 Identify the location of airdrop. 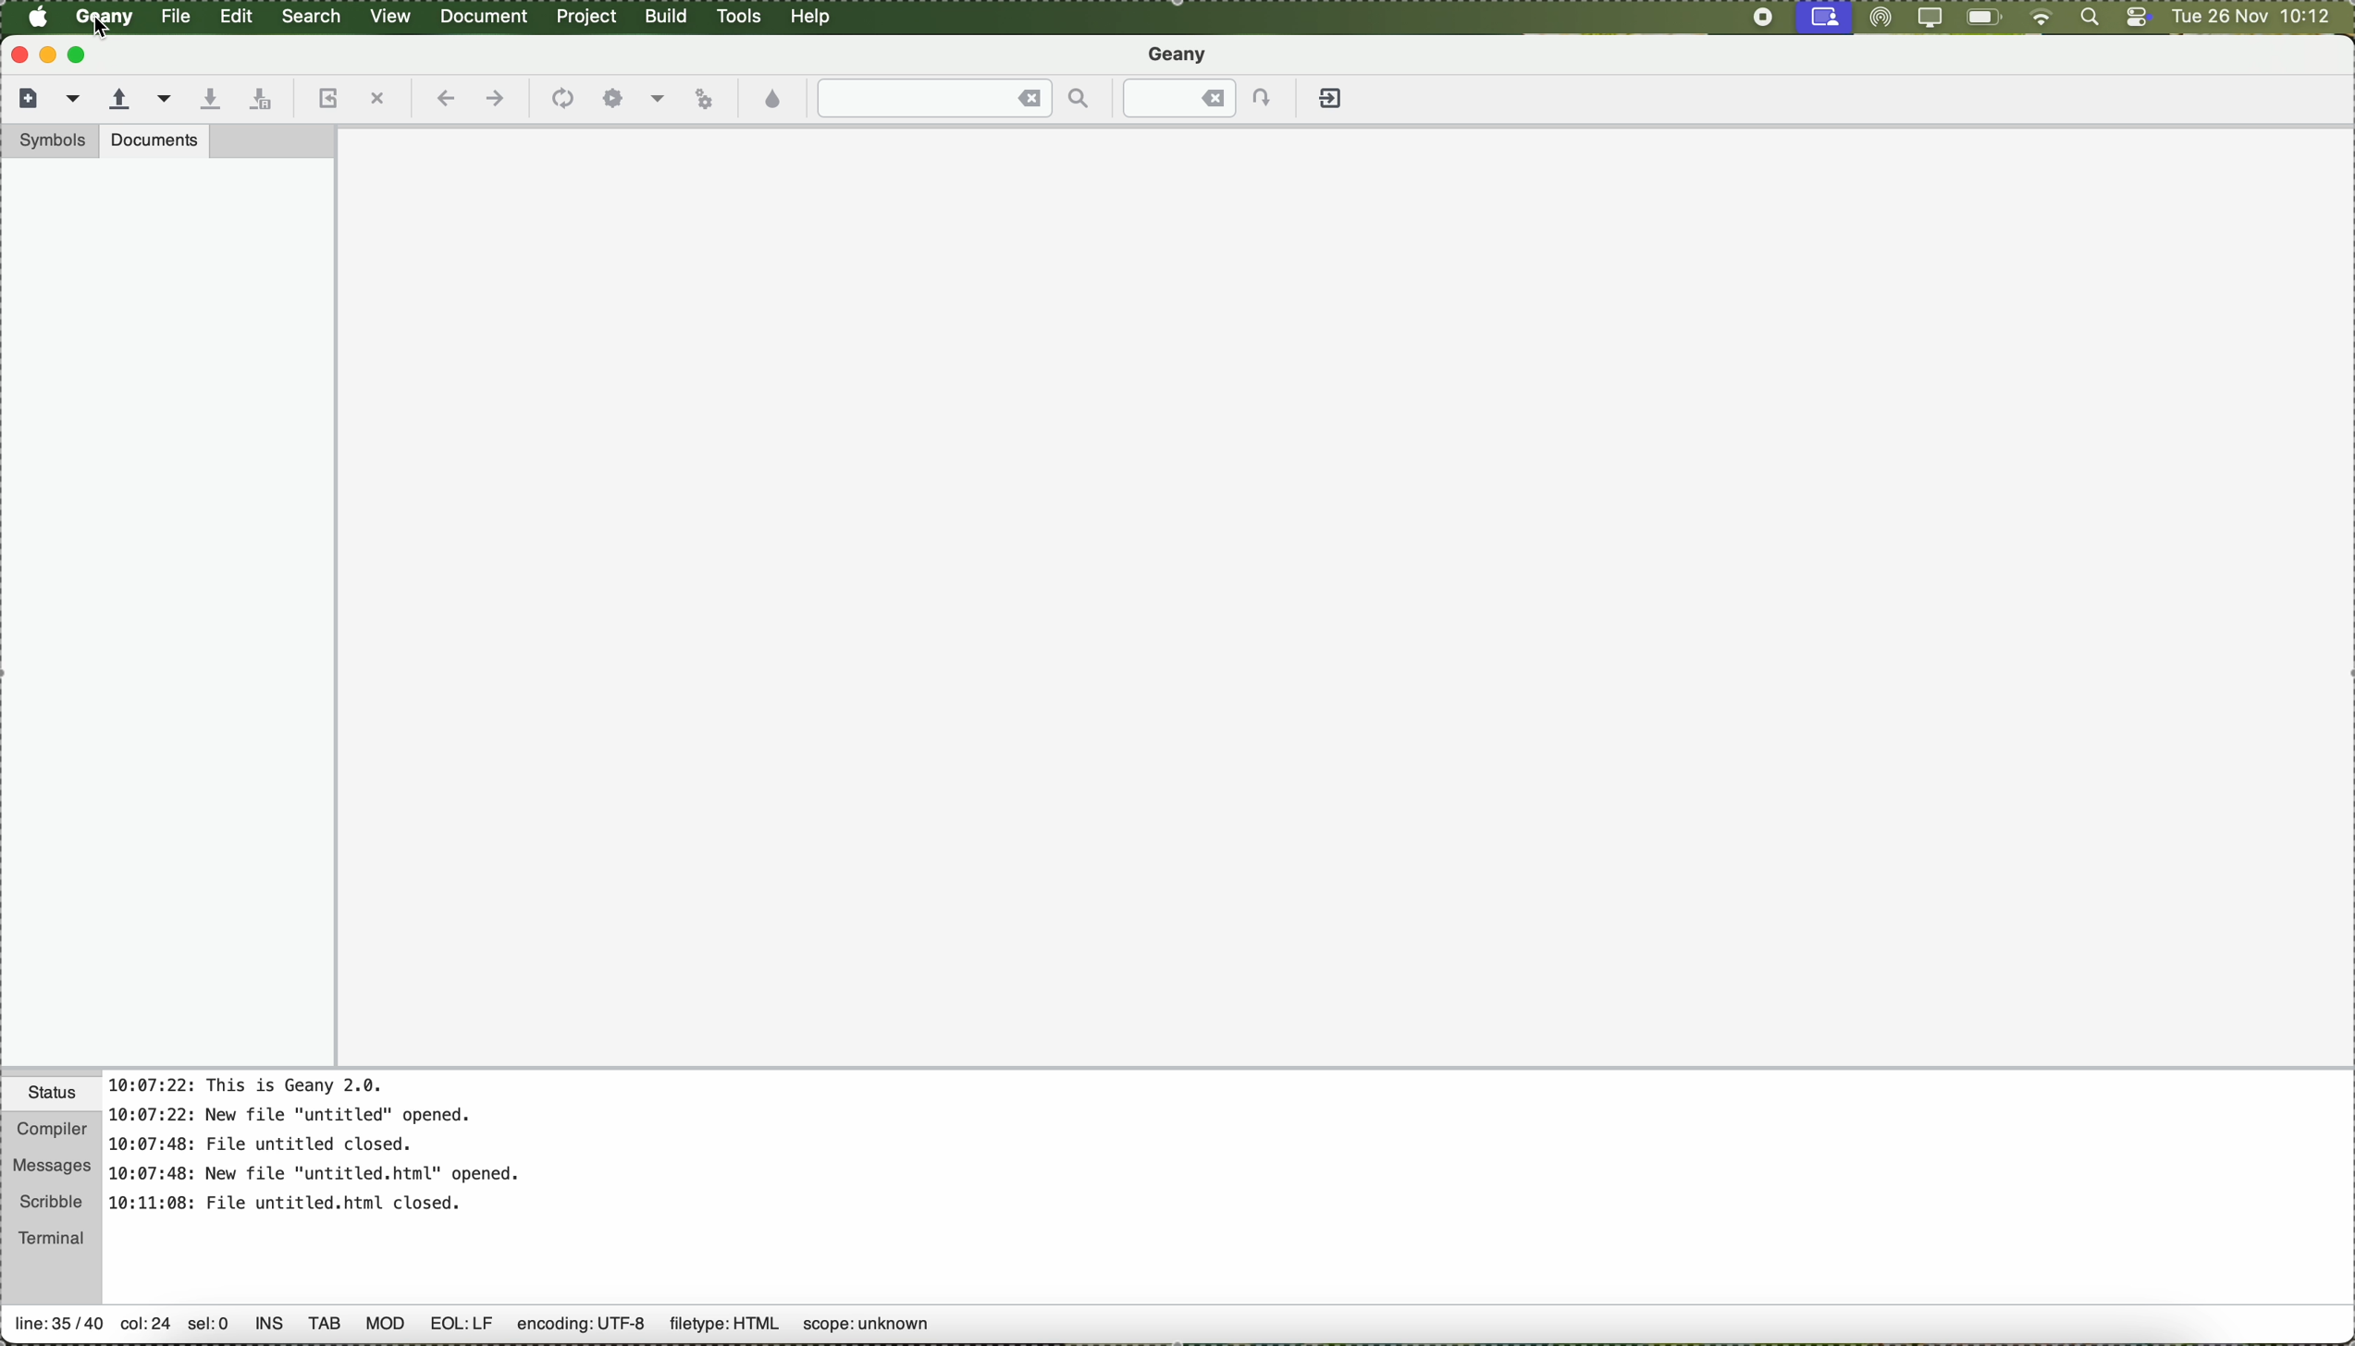
(1878, 18).